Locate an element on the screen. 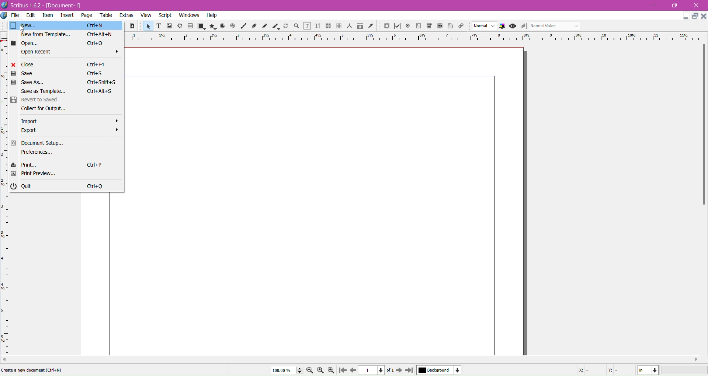 The width and height of the screenshot is (708, 376). drop down is located at coordinates (481, 25).